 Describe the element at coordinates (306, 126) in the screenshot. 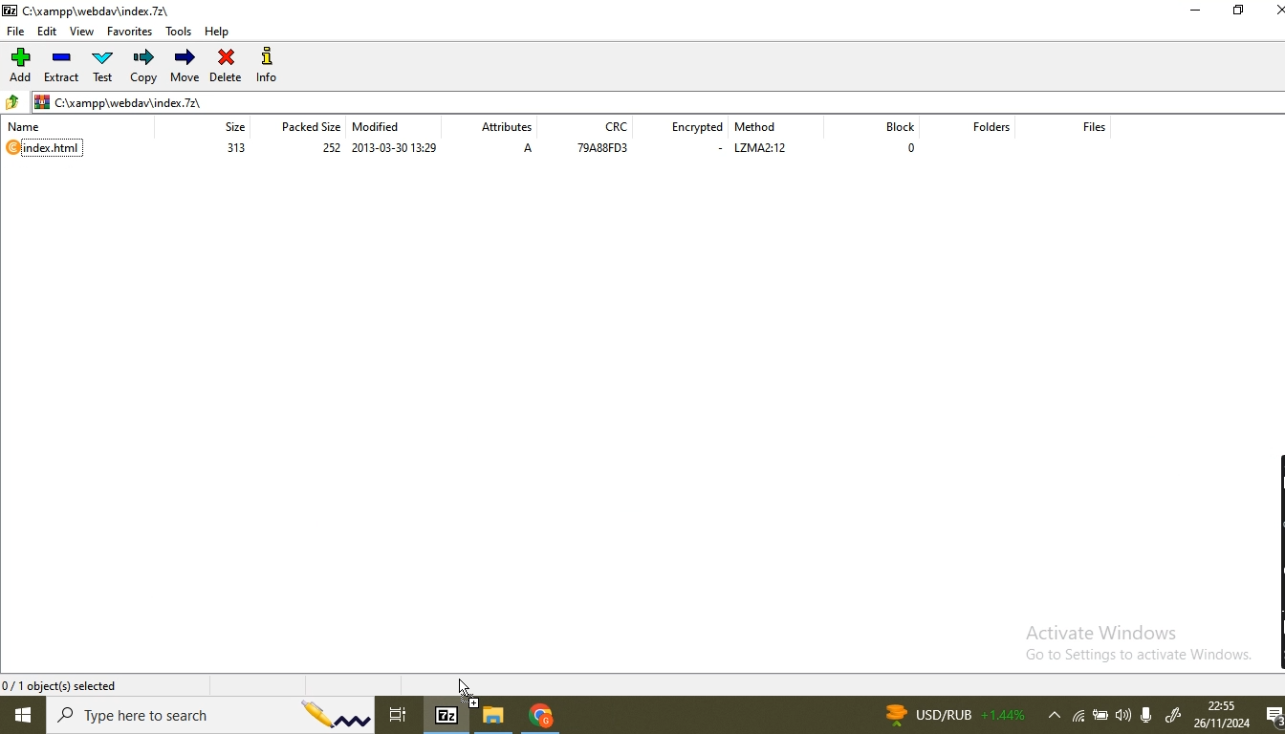

I see `packed size` at that location.